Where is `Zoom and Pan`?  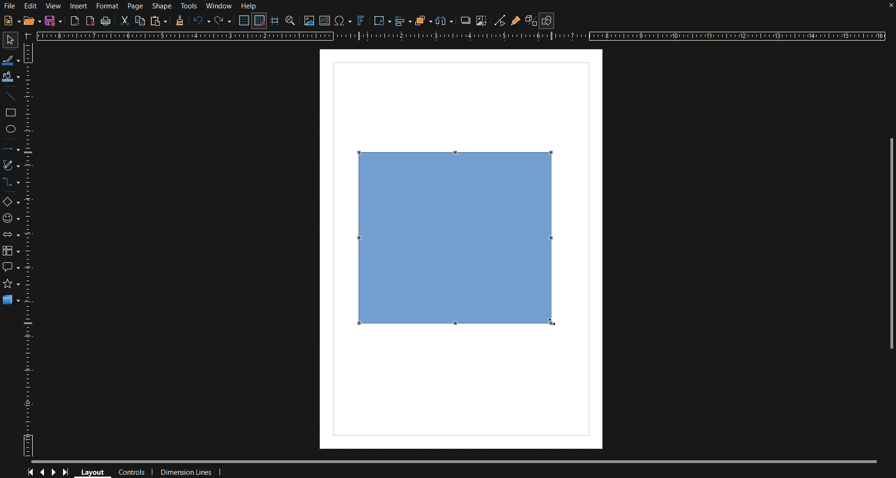 Zoom and Pan is located at coordinates (291, 20).